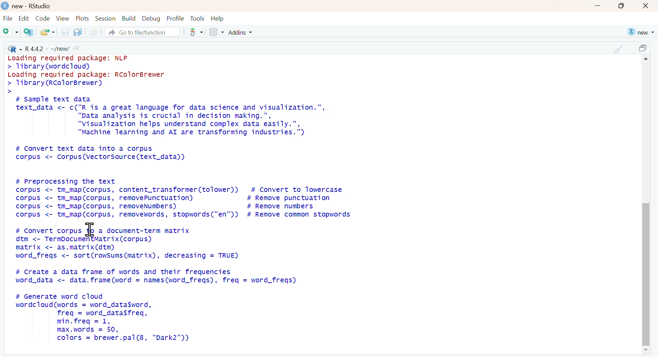 The height and width of the screenshot is (357, 658). Describe the element at coordinates (10, 32) in the screenshot. I see `New file` at that location.